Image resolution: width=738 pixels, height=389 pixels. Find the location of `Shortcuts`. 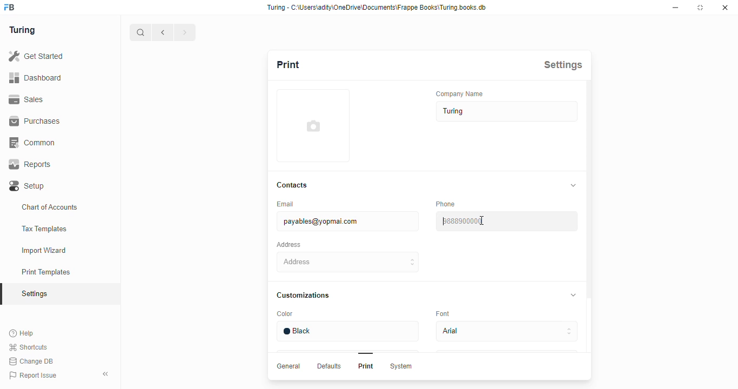

Shortcuts is located at coordinates (31, 347).